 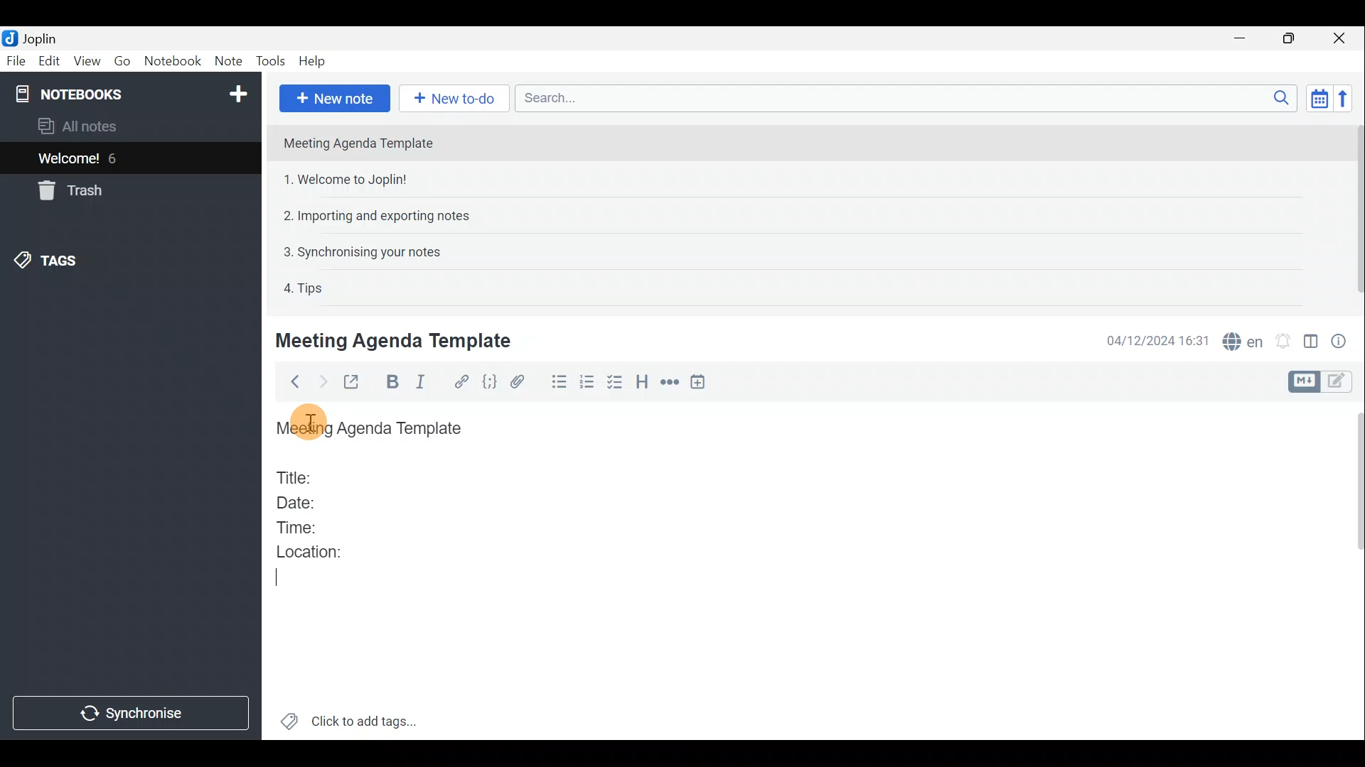 What do you see at coordinates (642, 384) in the screenshot?
I see `Heading` at bounding box center [642, 384].